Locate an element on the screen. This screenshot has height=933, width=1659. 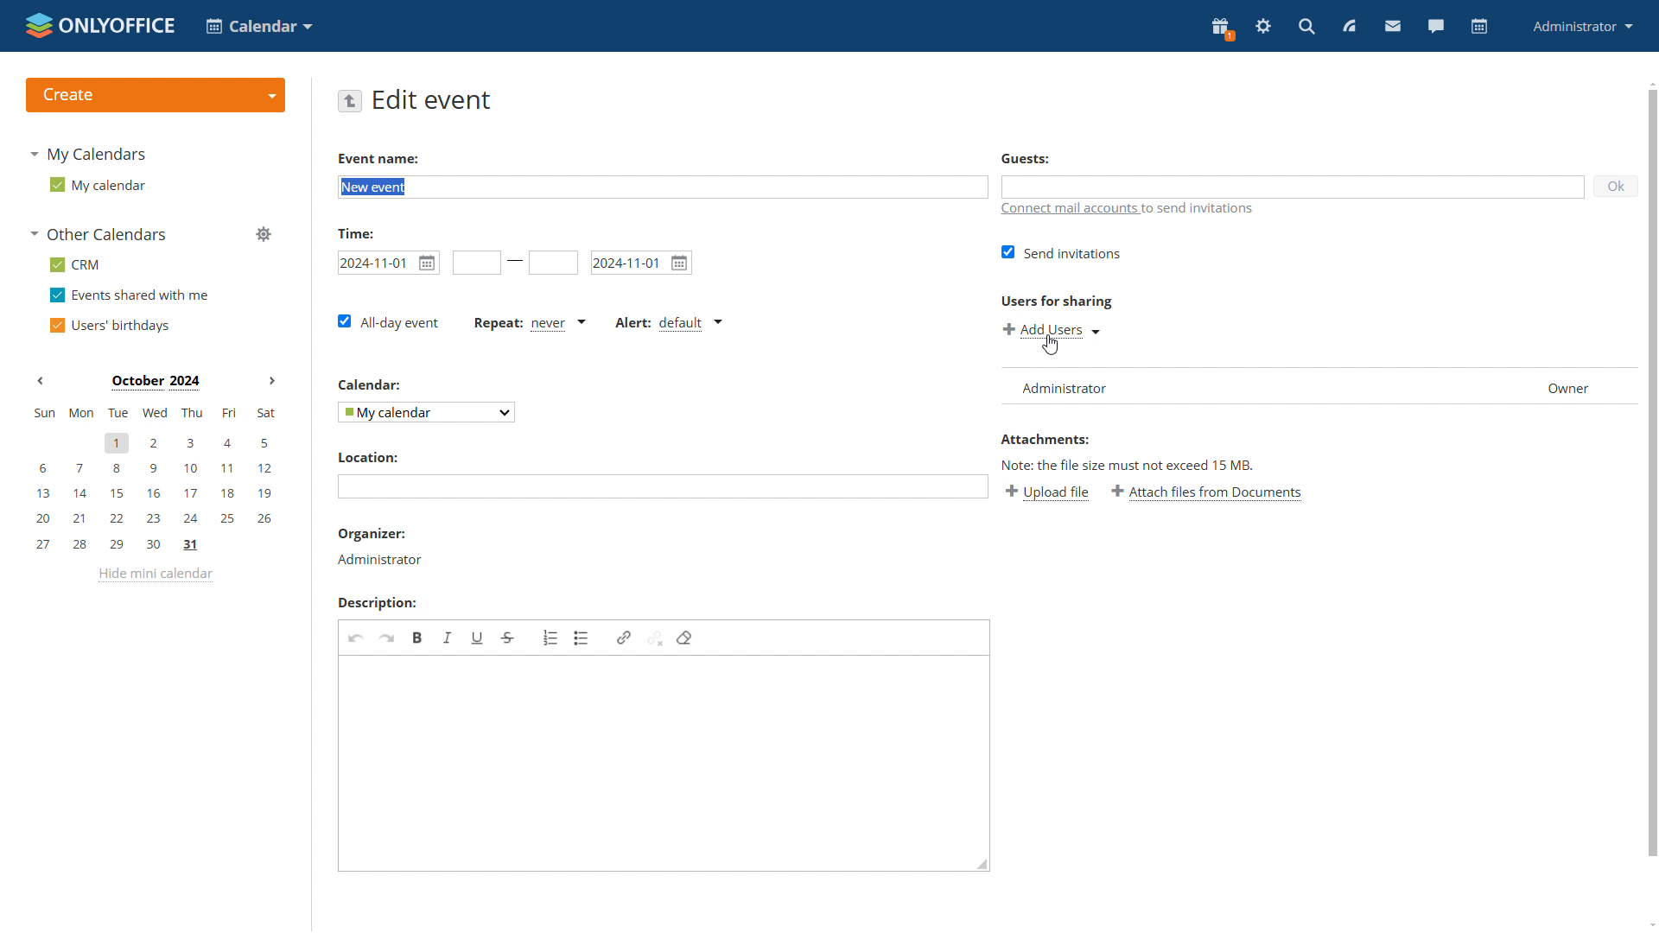
logo is located at coordinates (100, 24).